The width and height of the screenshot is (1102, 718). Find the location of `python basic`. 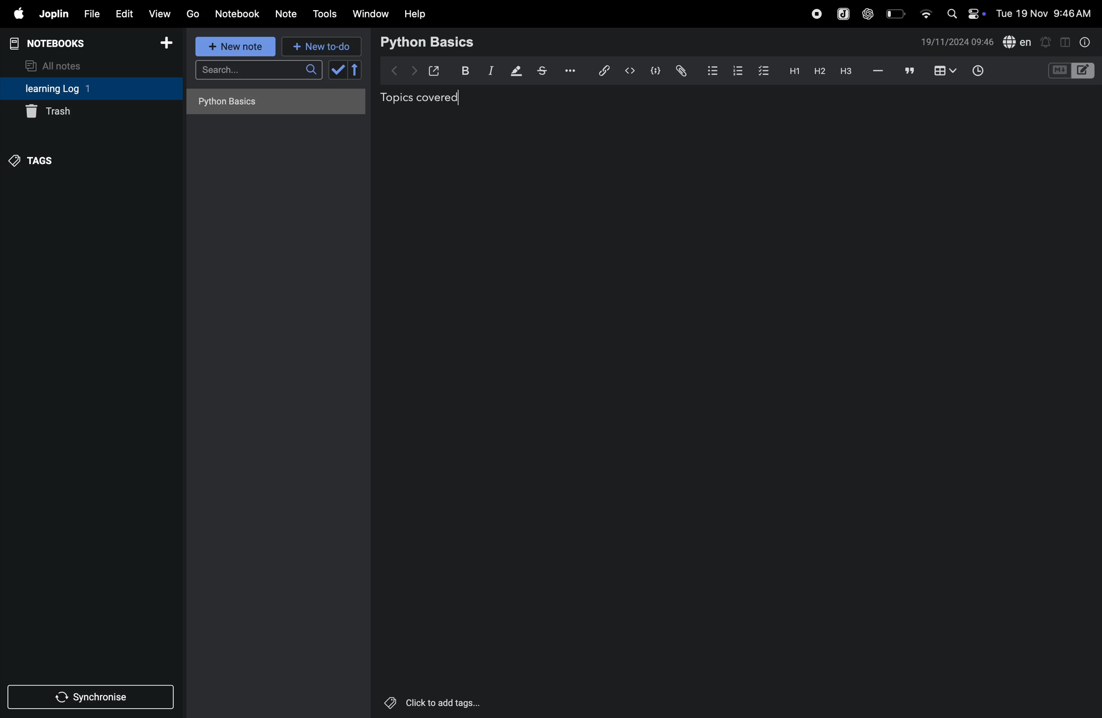

python basic is located at coordinates (429, 41).